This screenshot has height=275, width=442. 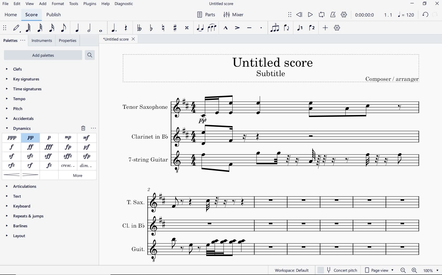 What do you see at coordinates (151, 28) in the screenshot?
I see `TOGGLE FLAT` at bounding box center [151, 28].